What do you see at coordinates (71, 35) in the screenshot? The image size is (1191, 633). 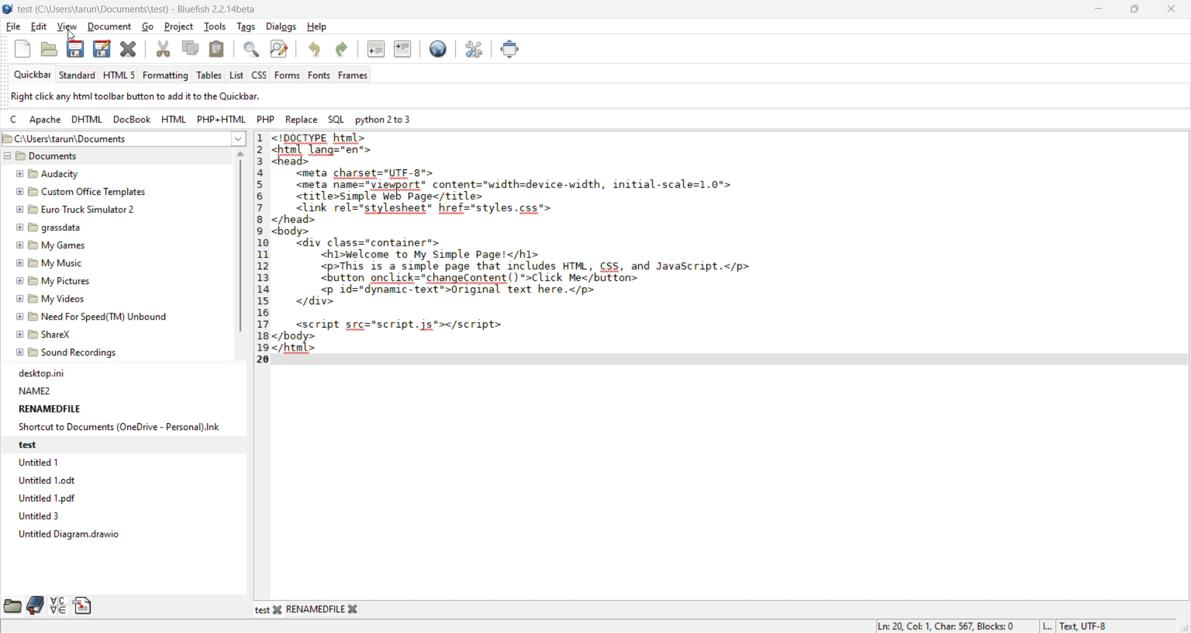 I see `cursor` at bounding box center [71, 35].